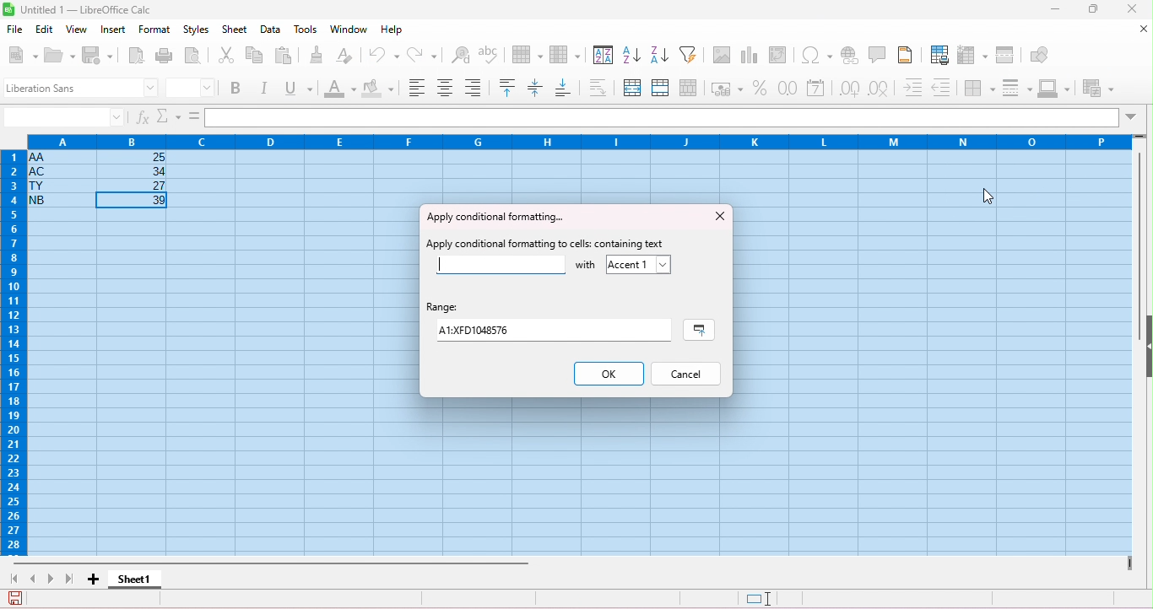 This screenshot has height=609, width=1153. I want to click on tools, so click(305, 30).